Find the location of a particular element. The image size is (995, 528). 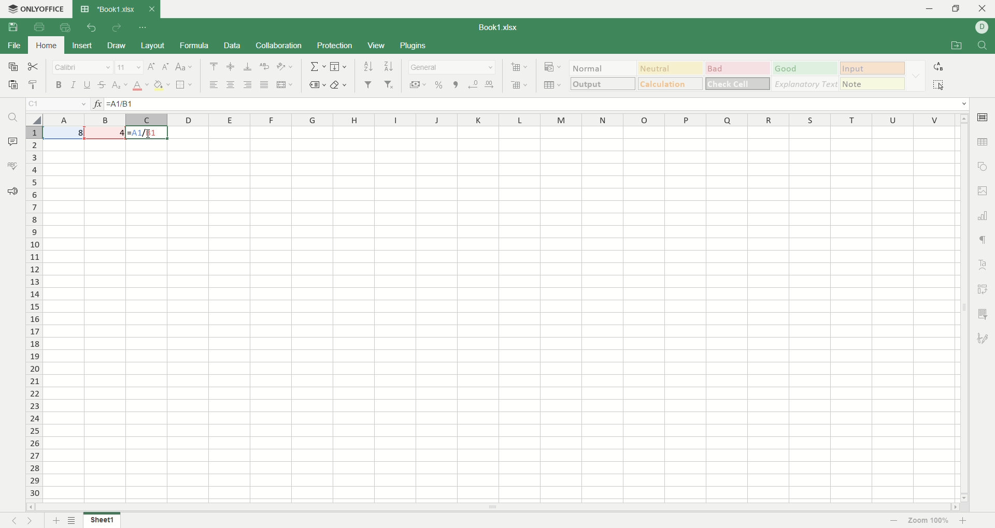

currency format is located at coordinates (417, 85).